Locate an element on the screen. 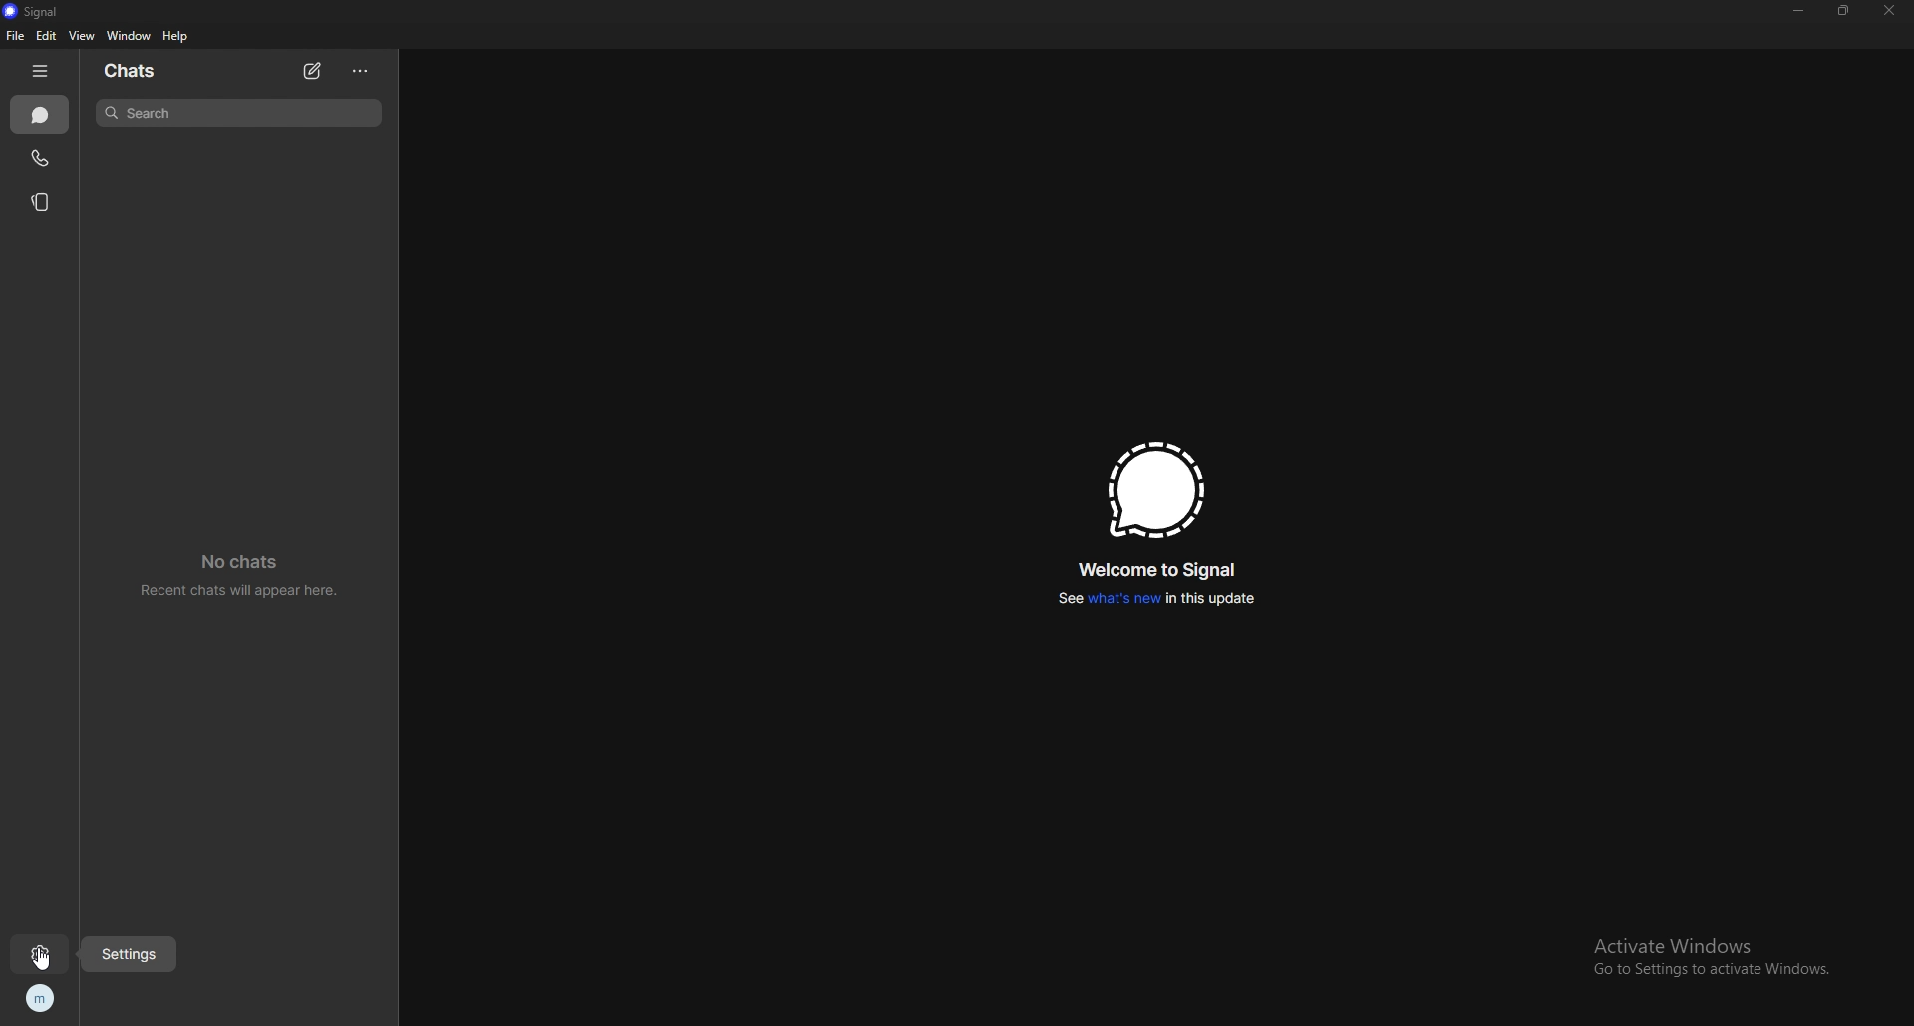 The width and height of the screenshot is (1914, 1026). settings is located at coordinates (132, 953).